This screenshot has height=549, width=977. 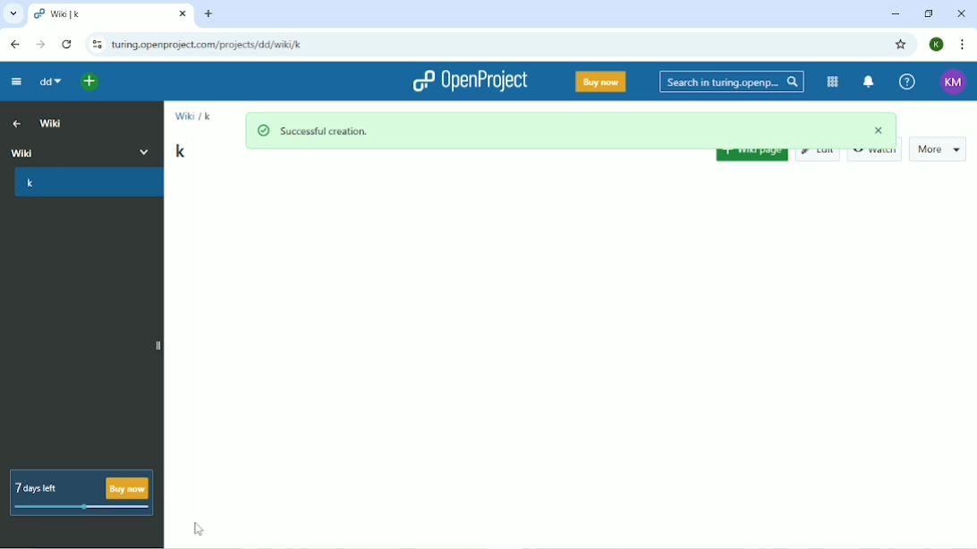 I want to click on Successful creation., so click(x=571, y=128).